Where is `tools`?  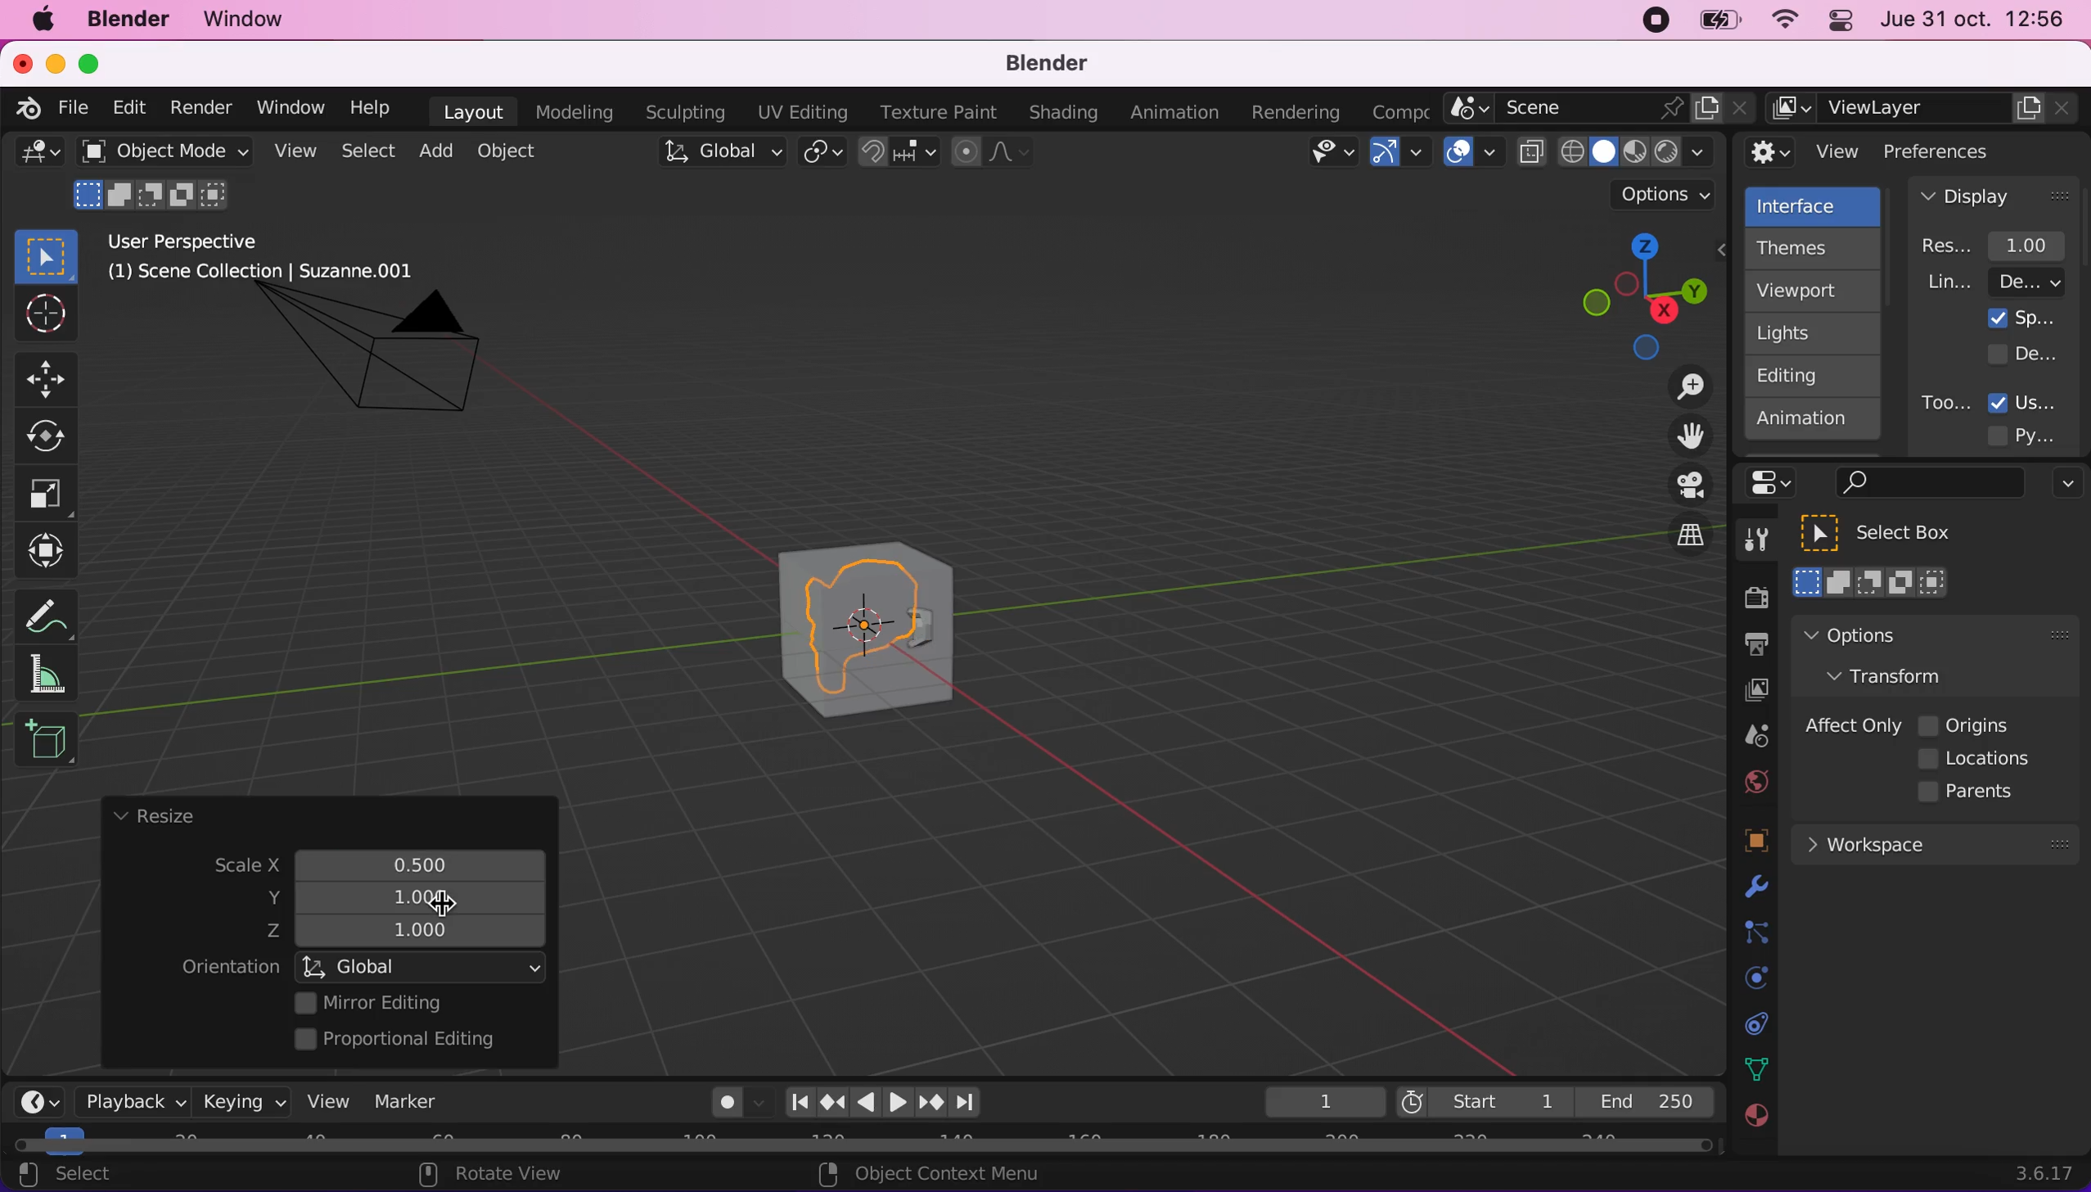
tools is located at coordinates (1747, 544).